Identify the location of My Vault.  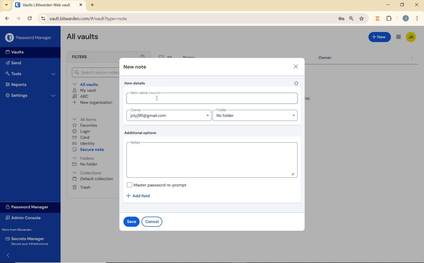
(84, 91).